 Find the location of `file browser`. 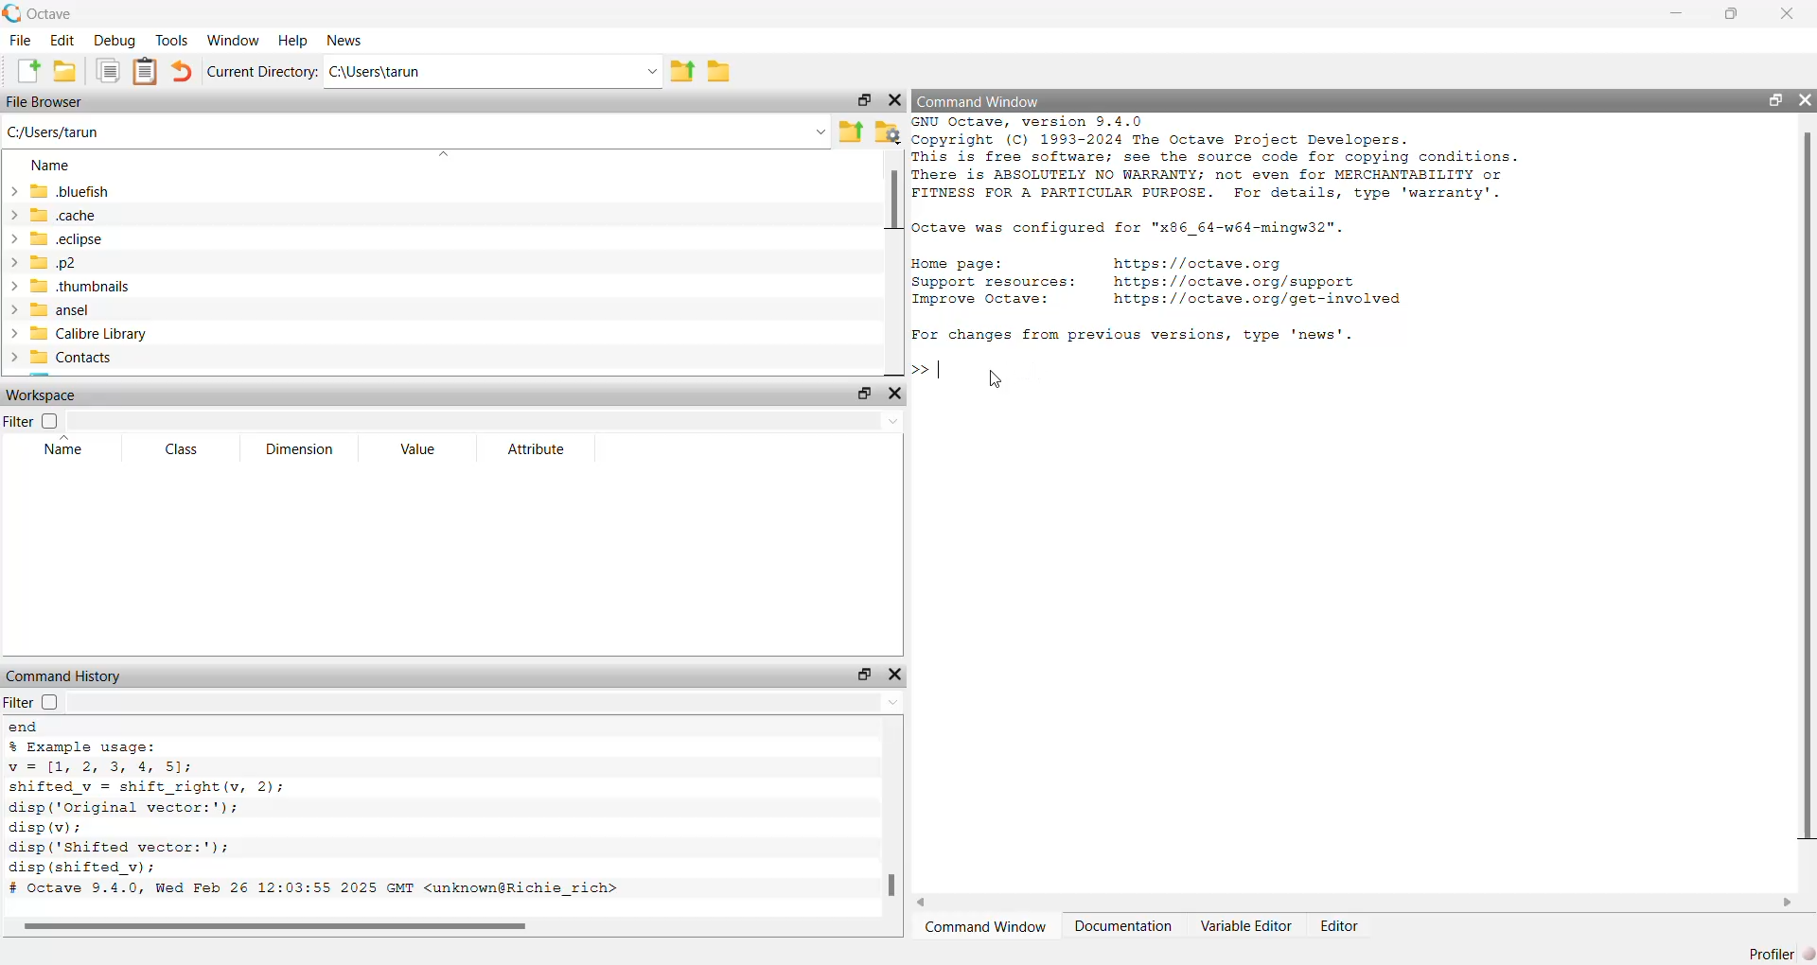

file browser is located at coordinates (56, 103).